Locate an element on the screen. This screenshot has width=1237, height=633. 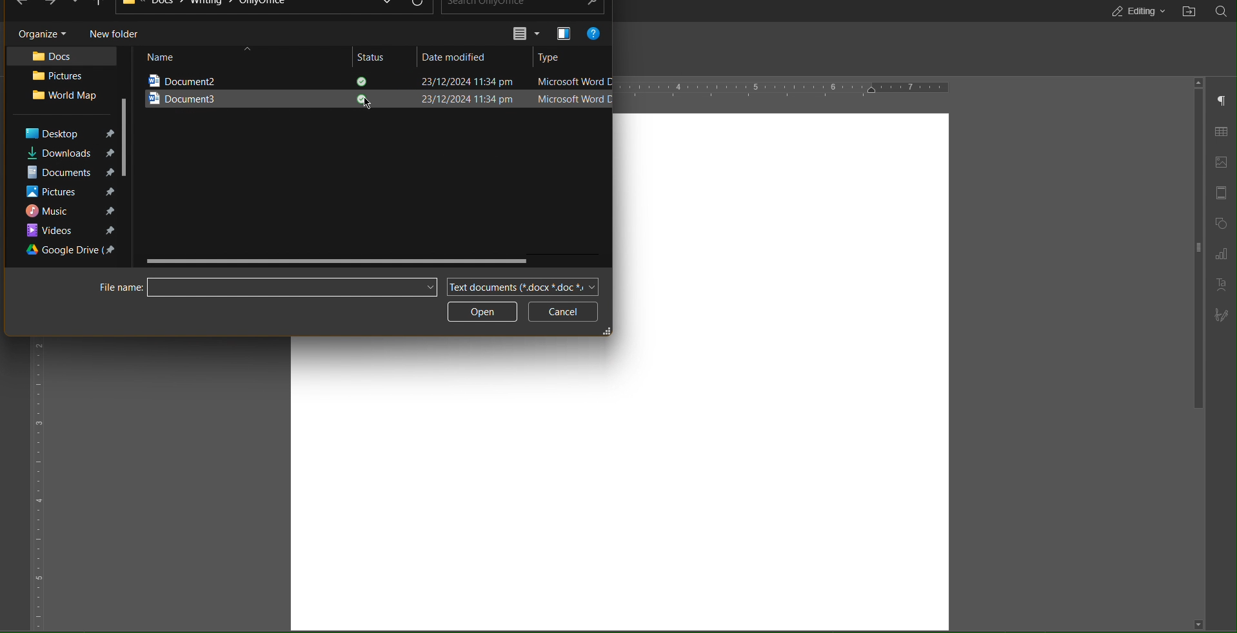
Status is located at coordinates (376, 57).